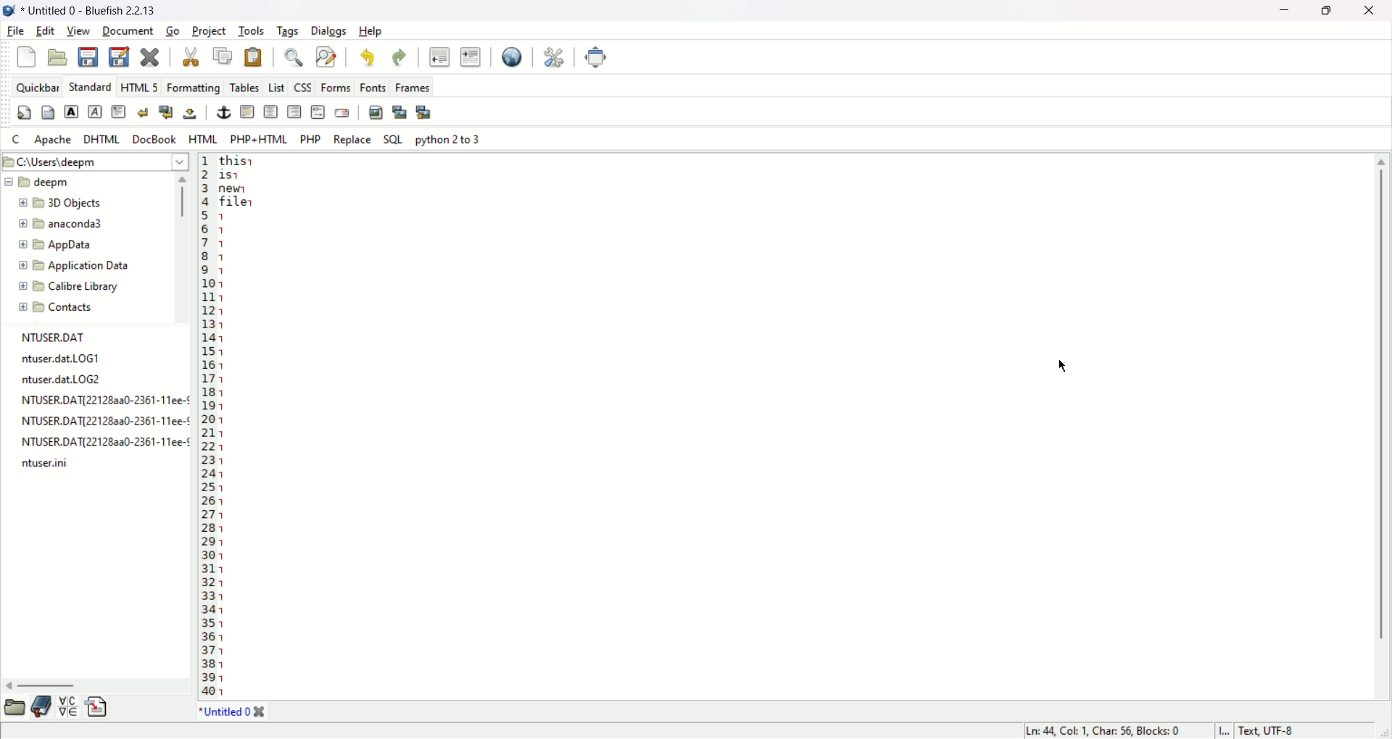  What do you see at coordinates (295, 112) in the screenshot?
I see `right justify` at bounding box center [295, 112].